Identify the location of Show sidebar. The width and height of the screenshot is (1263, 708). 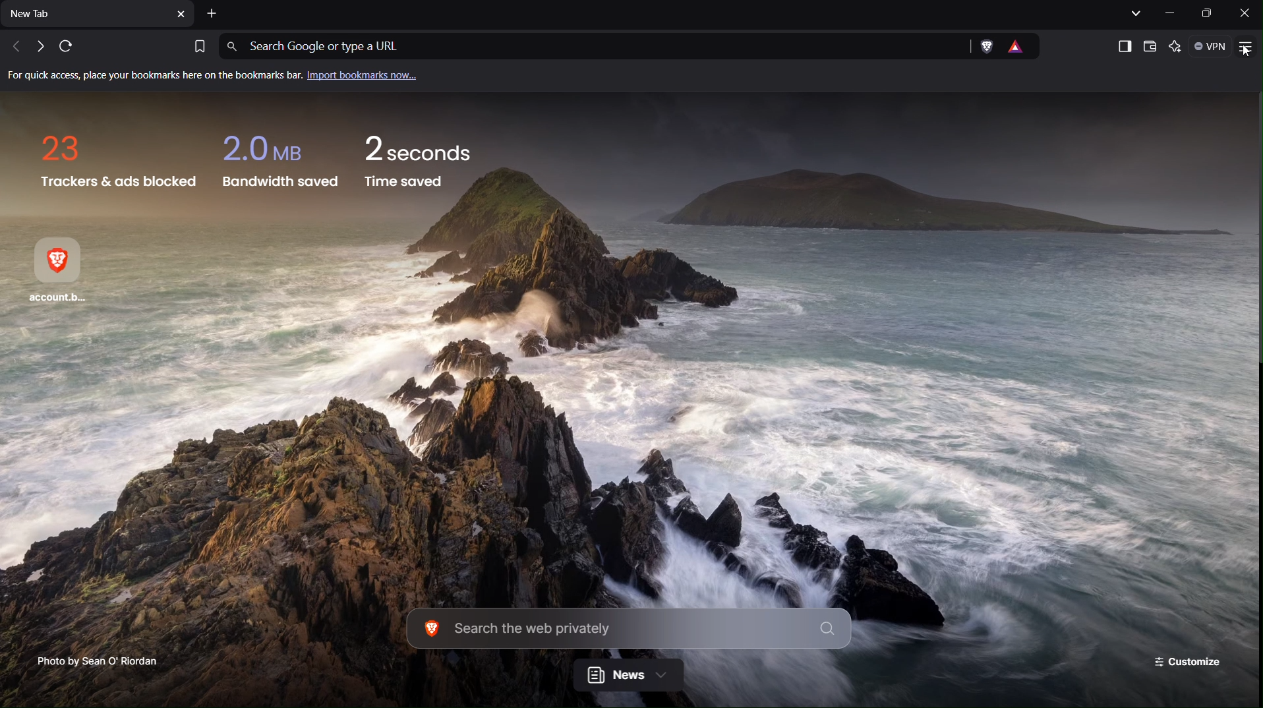
(1121, 45).